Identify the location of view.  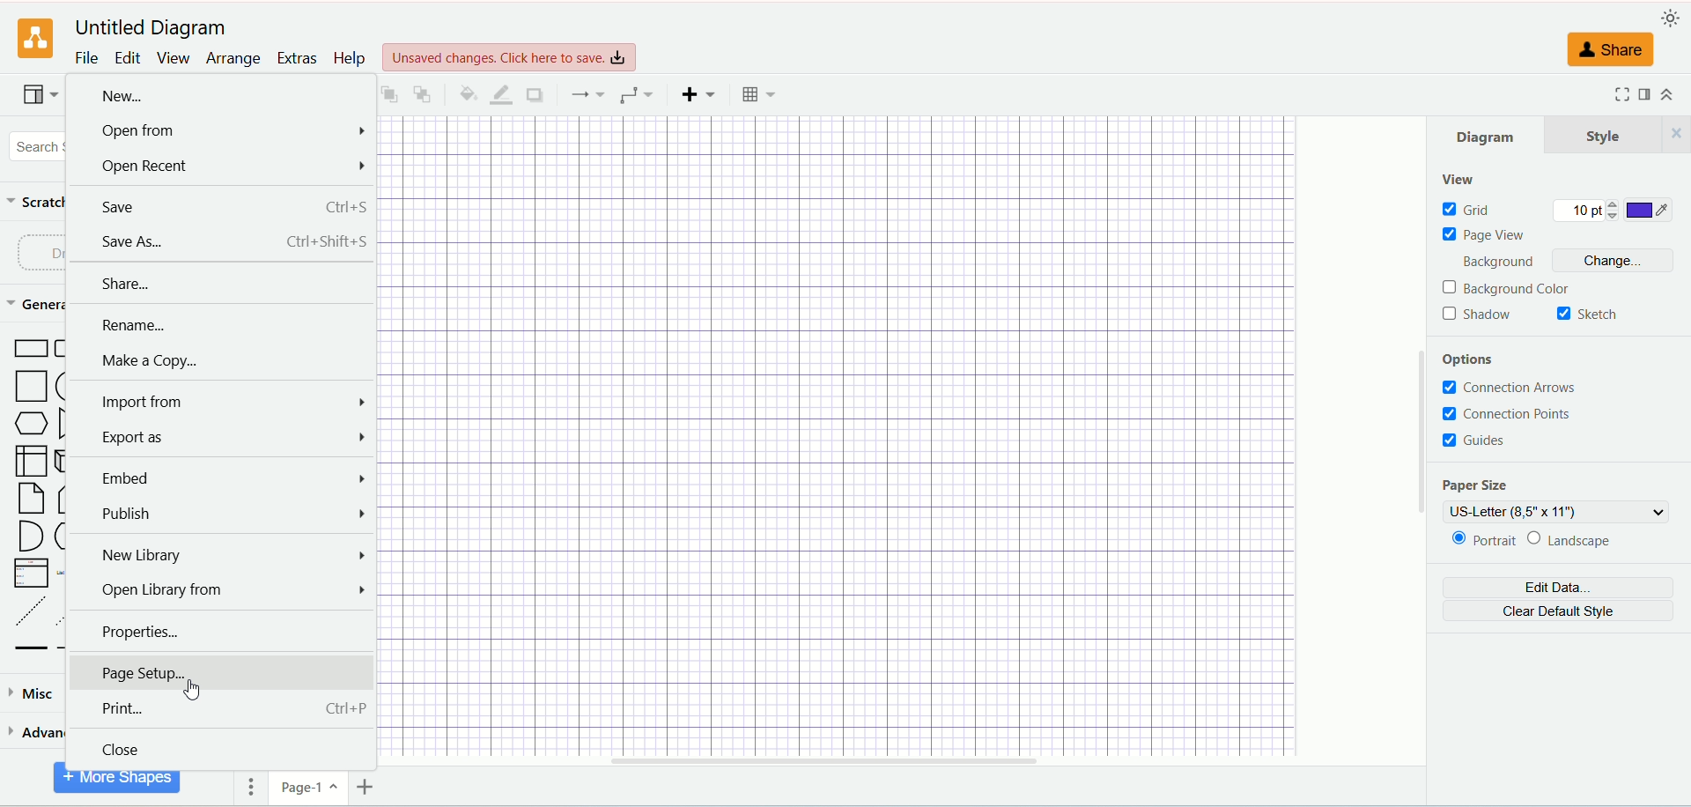
(38, 97).